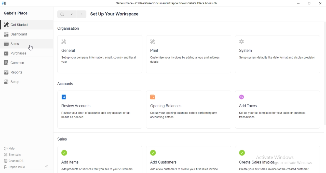  I want to click on Search, so click(63, 14).